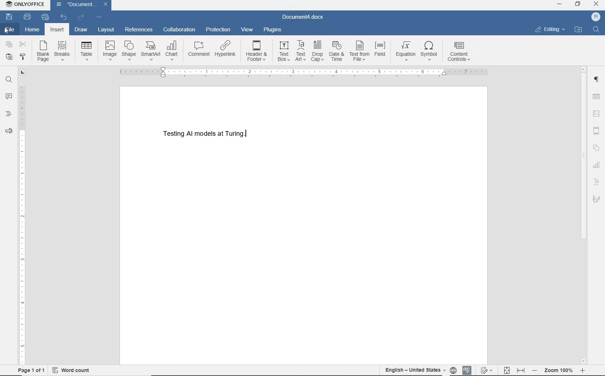 The height and width of the screenshot is (376, 605). Describe the element at coordinates (253, 135) in the screenshot. I see `Text cursor` at that location.